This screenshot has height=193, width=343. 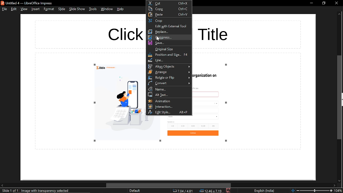 I want to click on horizontal scrollbar, so click(x=167, y=185).